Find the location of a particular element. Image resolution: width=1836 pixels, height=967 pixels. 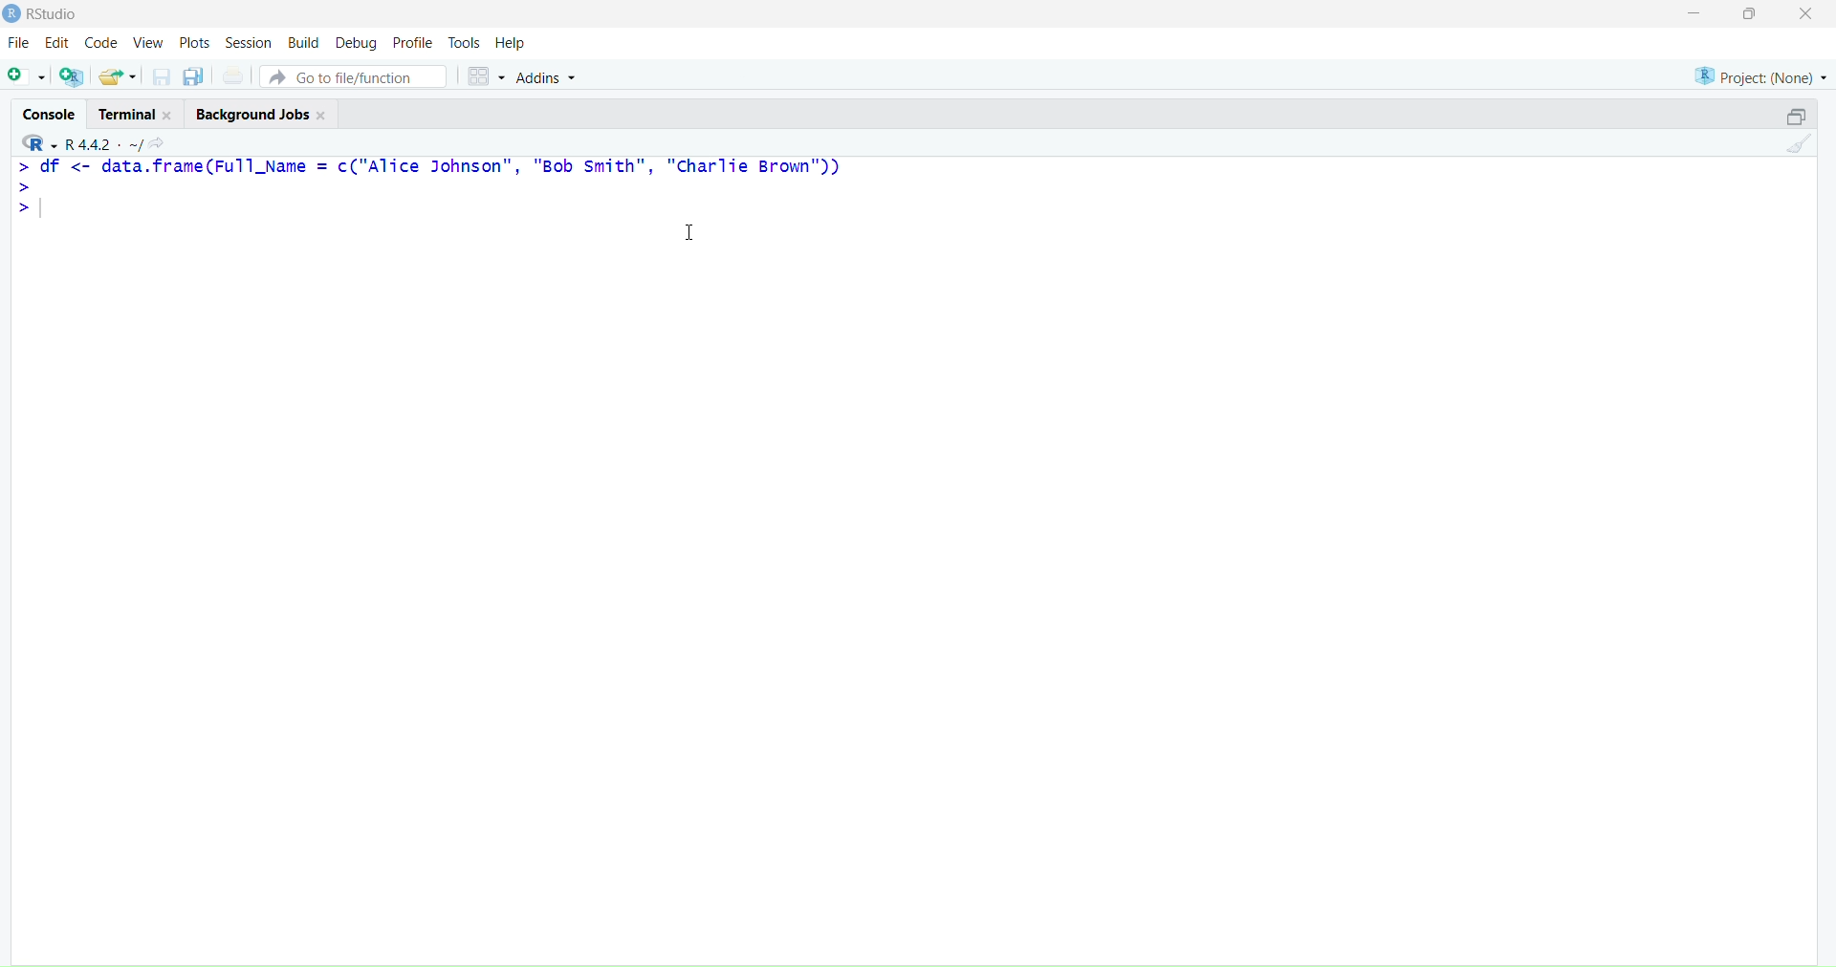

Clear console (Ctrl + L) is located at coordinates (1796, 146).